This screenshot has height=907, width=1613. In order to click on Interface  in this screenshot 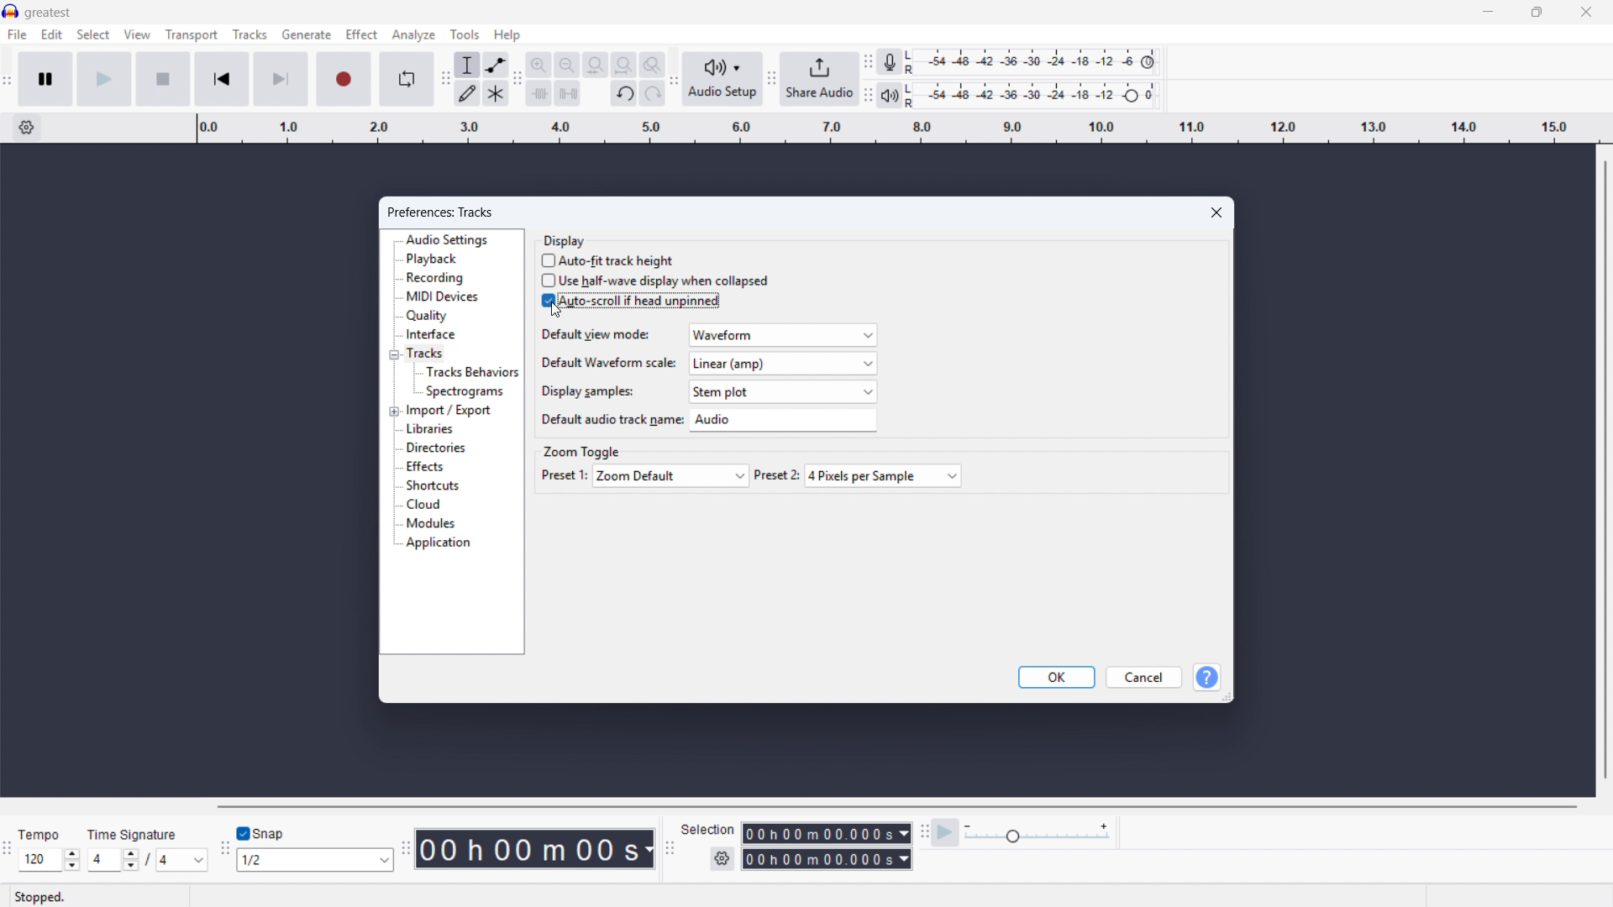, I will do `click(432, 334)`.